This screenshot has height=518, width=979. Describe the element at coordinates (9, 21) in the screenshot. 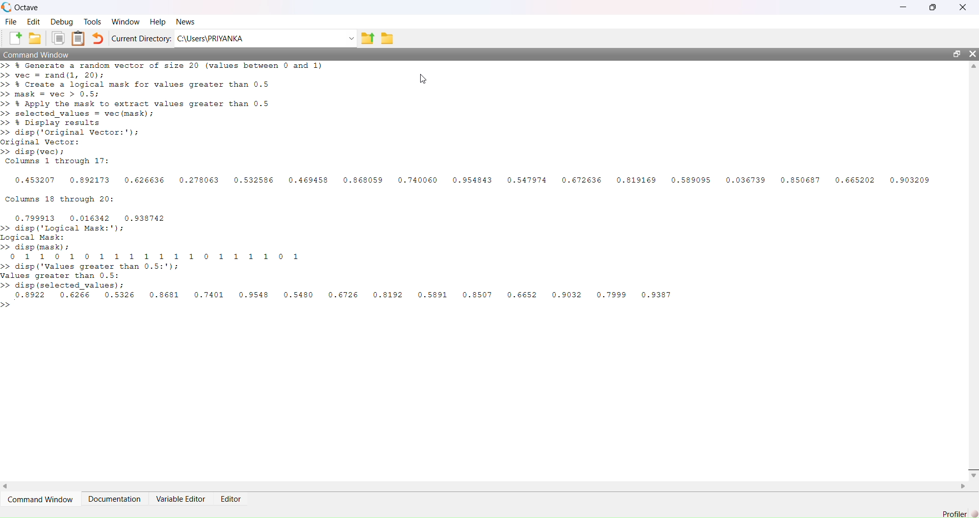

I see `File` at that location.